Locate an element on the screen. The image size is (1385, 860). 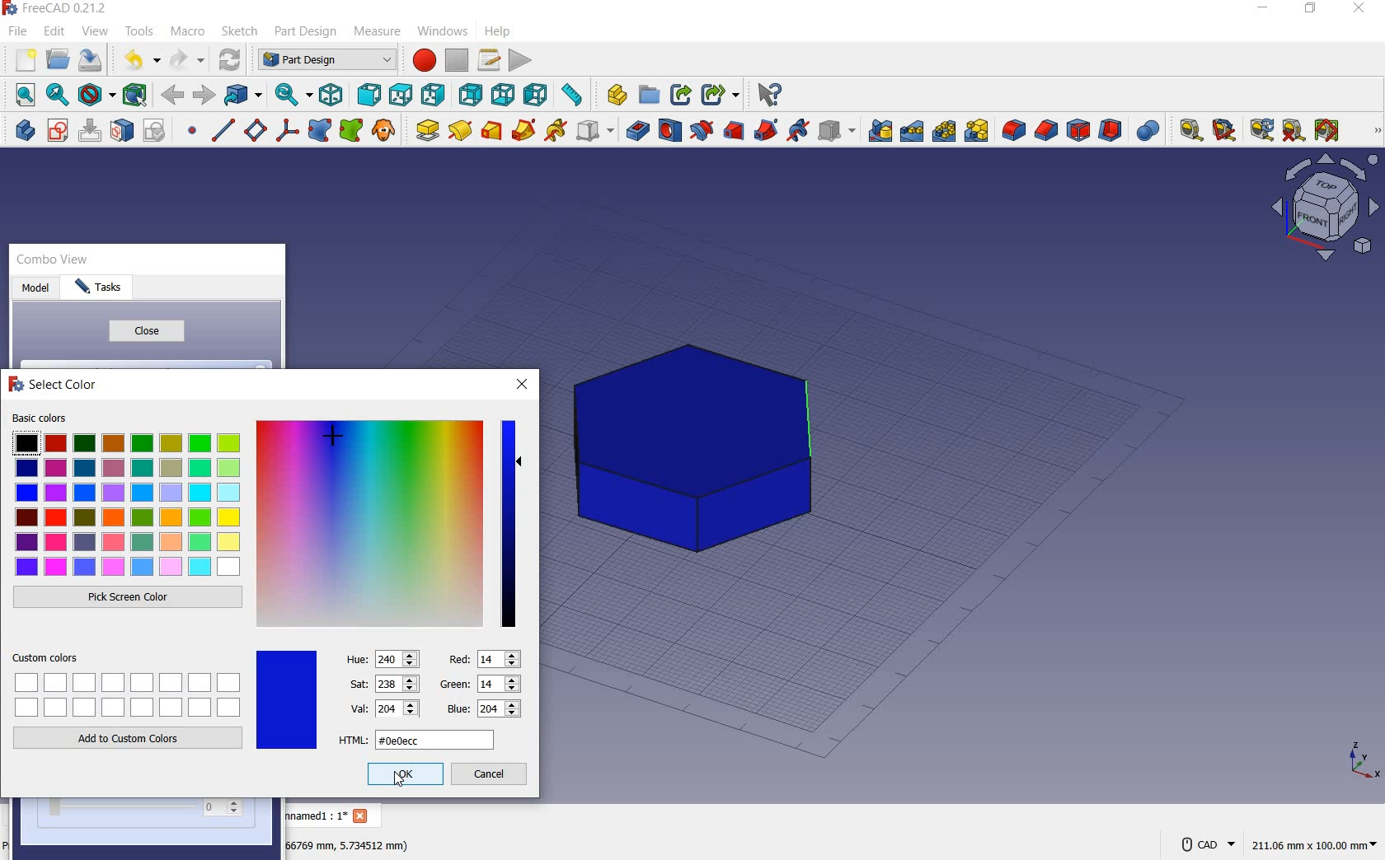
draft is located at coordinates (1078, 132).